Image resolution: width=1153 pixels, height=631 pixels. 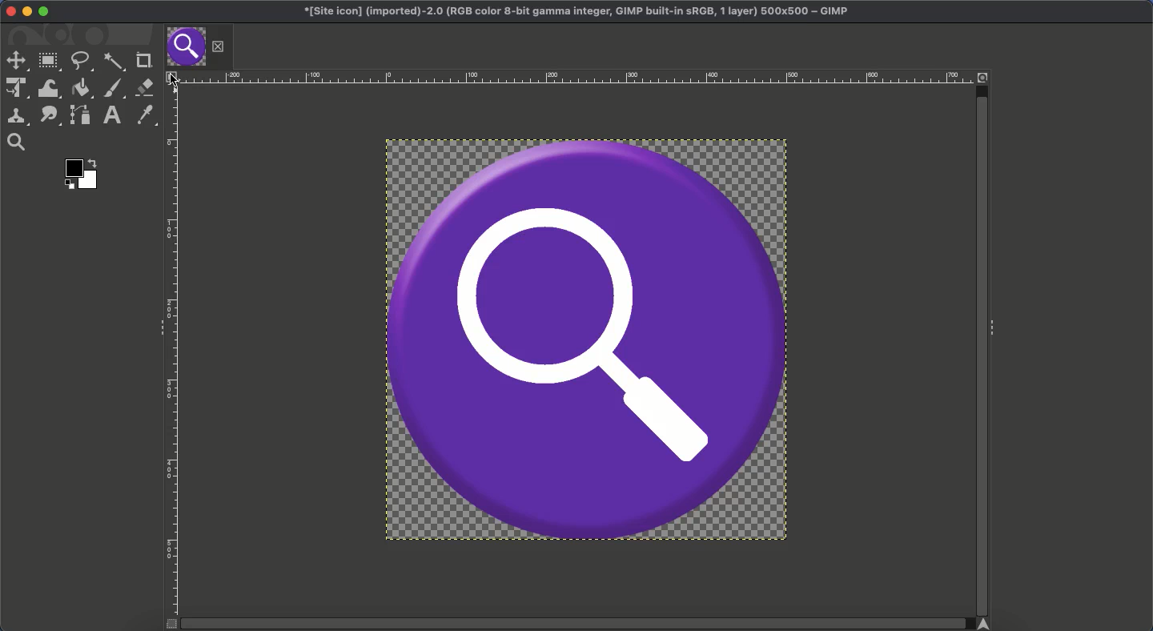 I want to click on Scroll, so click(x=981, y=343).